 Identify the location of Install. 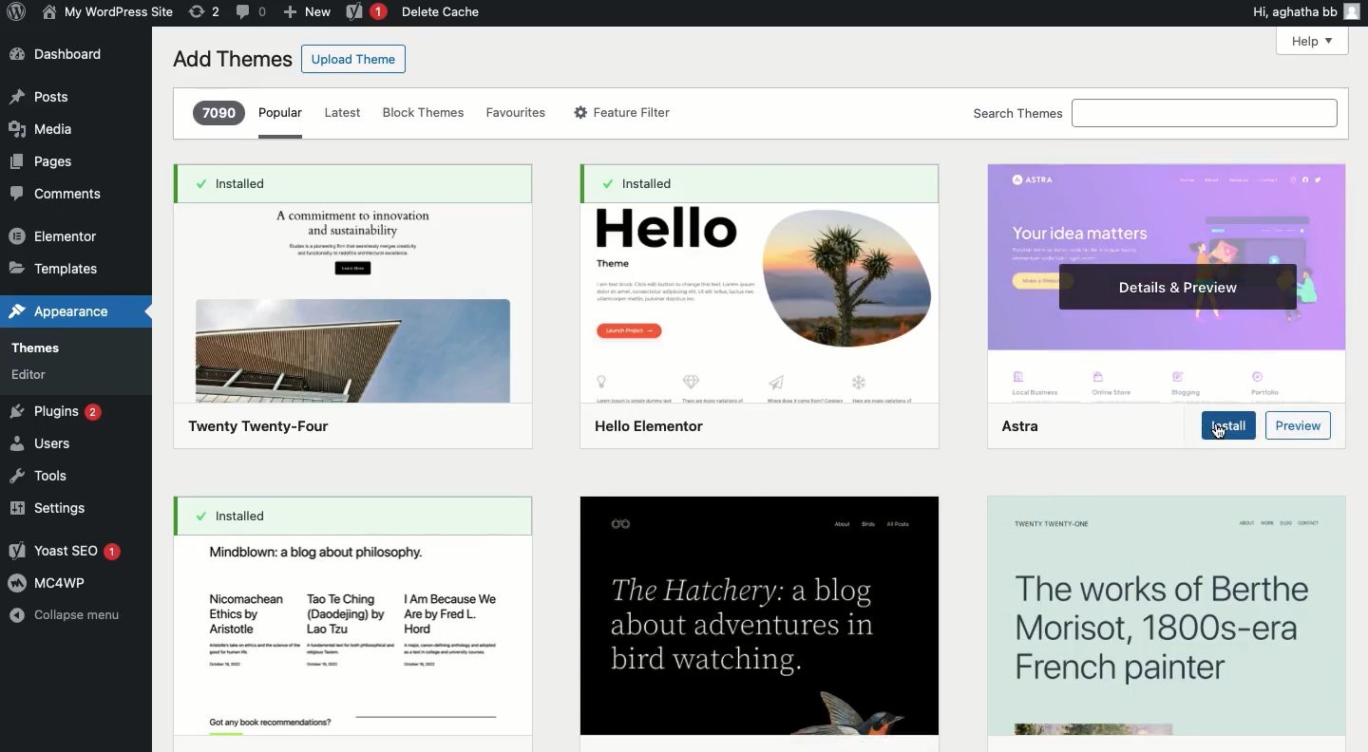
(1227, 427).